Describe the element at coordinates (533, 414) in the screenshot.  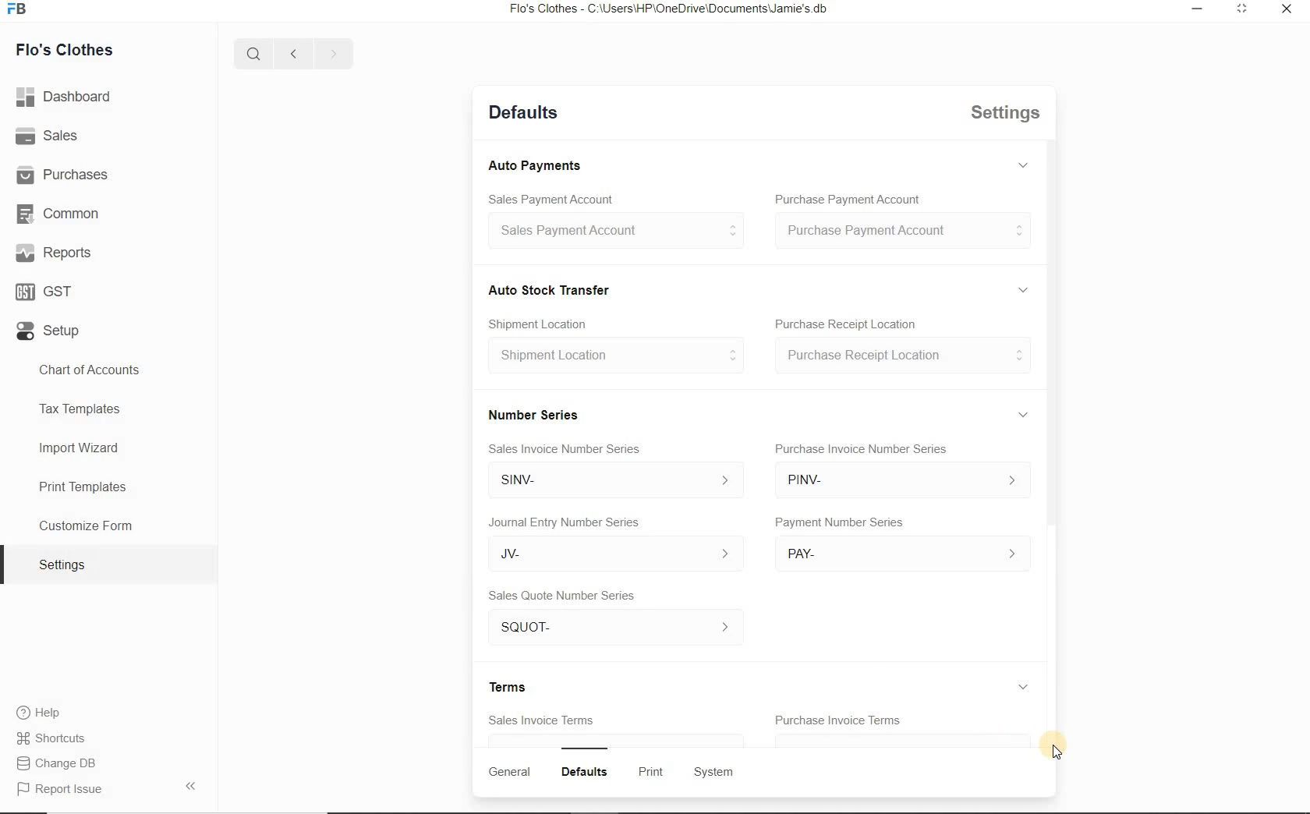
I see `Number Series` at that location.